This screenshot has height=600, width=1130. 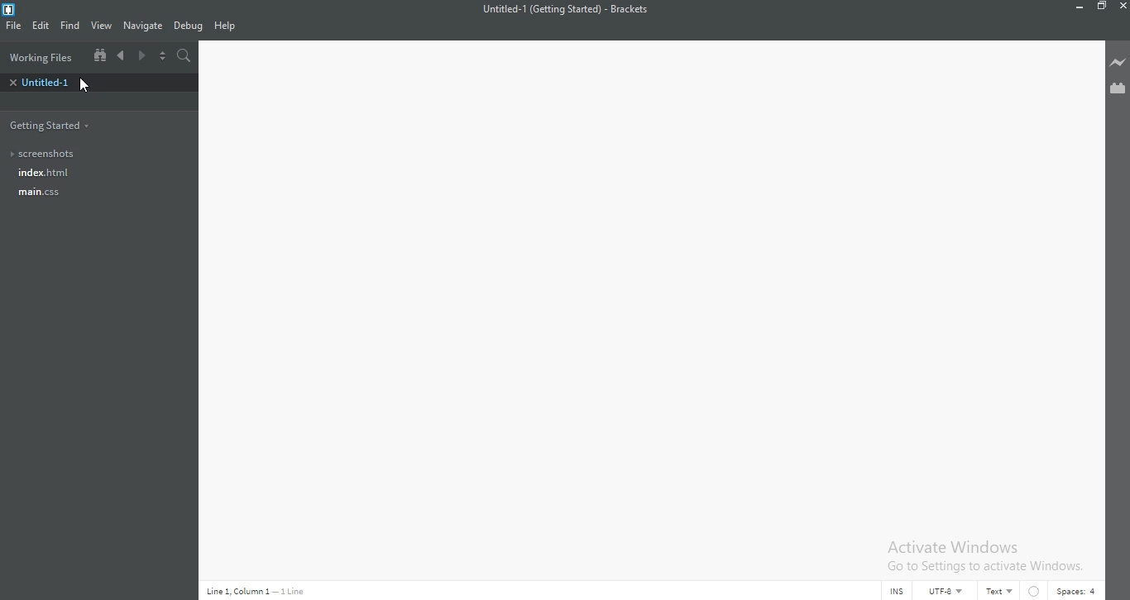 What do you see at coordinates (123, 57) in the screenshot?
I see `Previous document` at bounding box center [123, 57].